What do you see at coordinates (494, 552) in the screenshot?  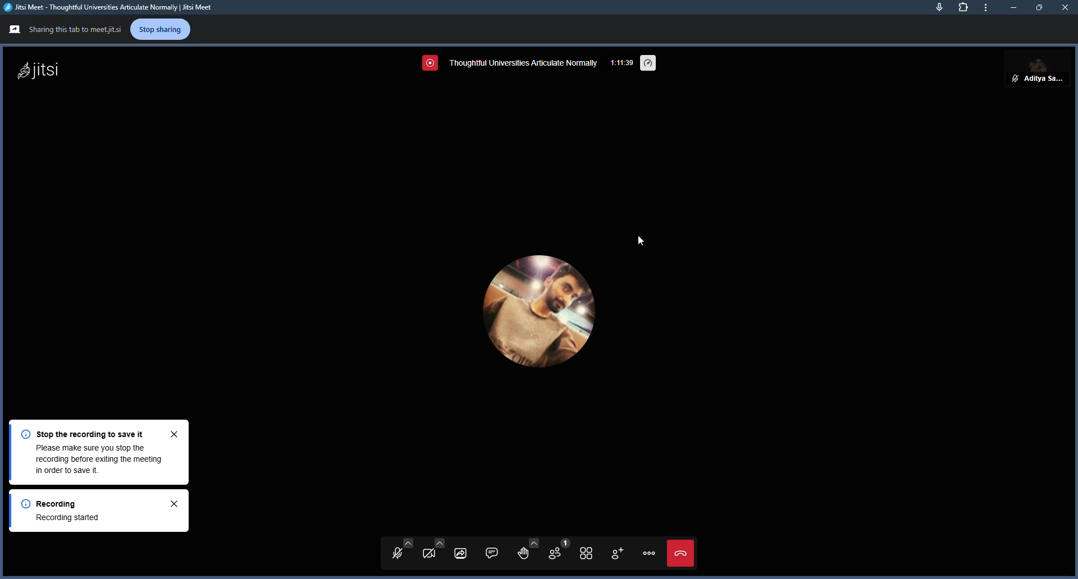 I see `open chat` at bounding box center [494, 552].